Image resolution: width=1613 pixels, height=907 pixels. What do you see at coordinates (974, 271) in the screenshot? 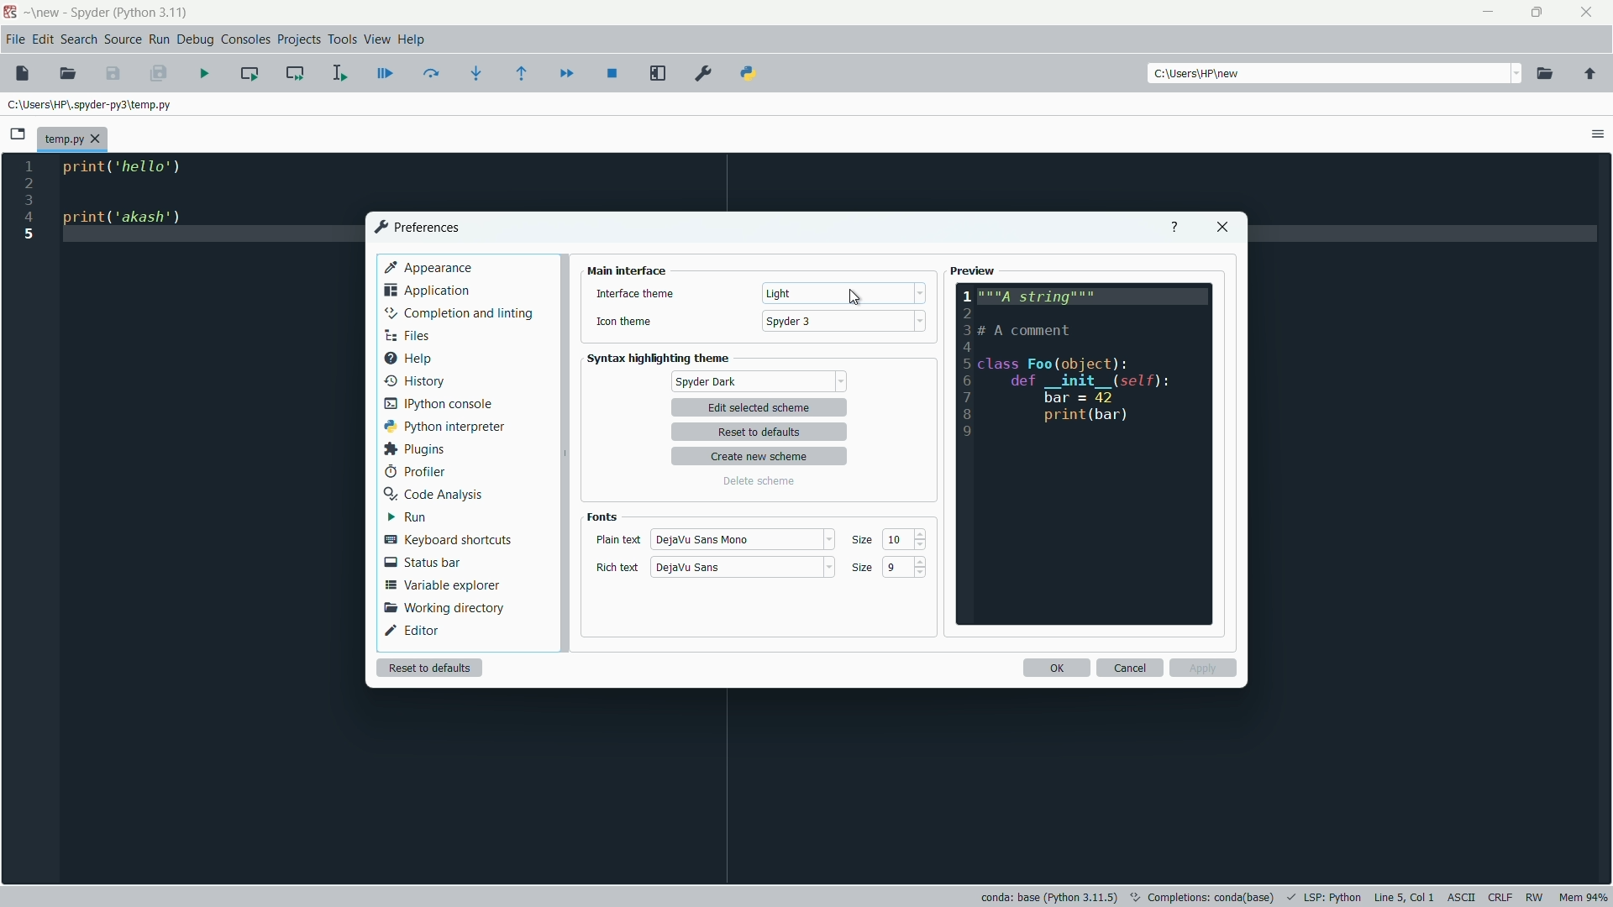
I see `preview` at bounding box center [974, 271].